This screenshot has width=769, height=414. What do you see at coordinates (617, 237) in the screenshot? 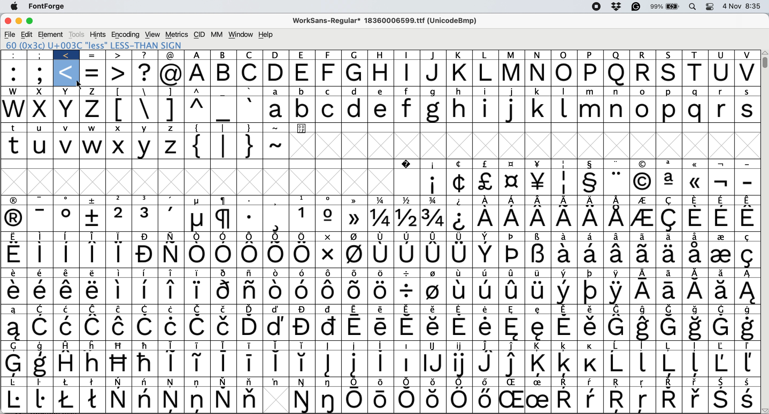
I see `Symbol` at bounding box center [617, 237].